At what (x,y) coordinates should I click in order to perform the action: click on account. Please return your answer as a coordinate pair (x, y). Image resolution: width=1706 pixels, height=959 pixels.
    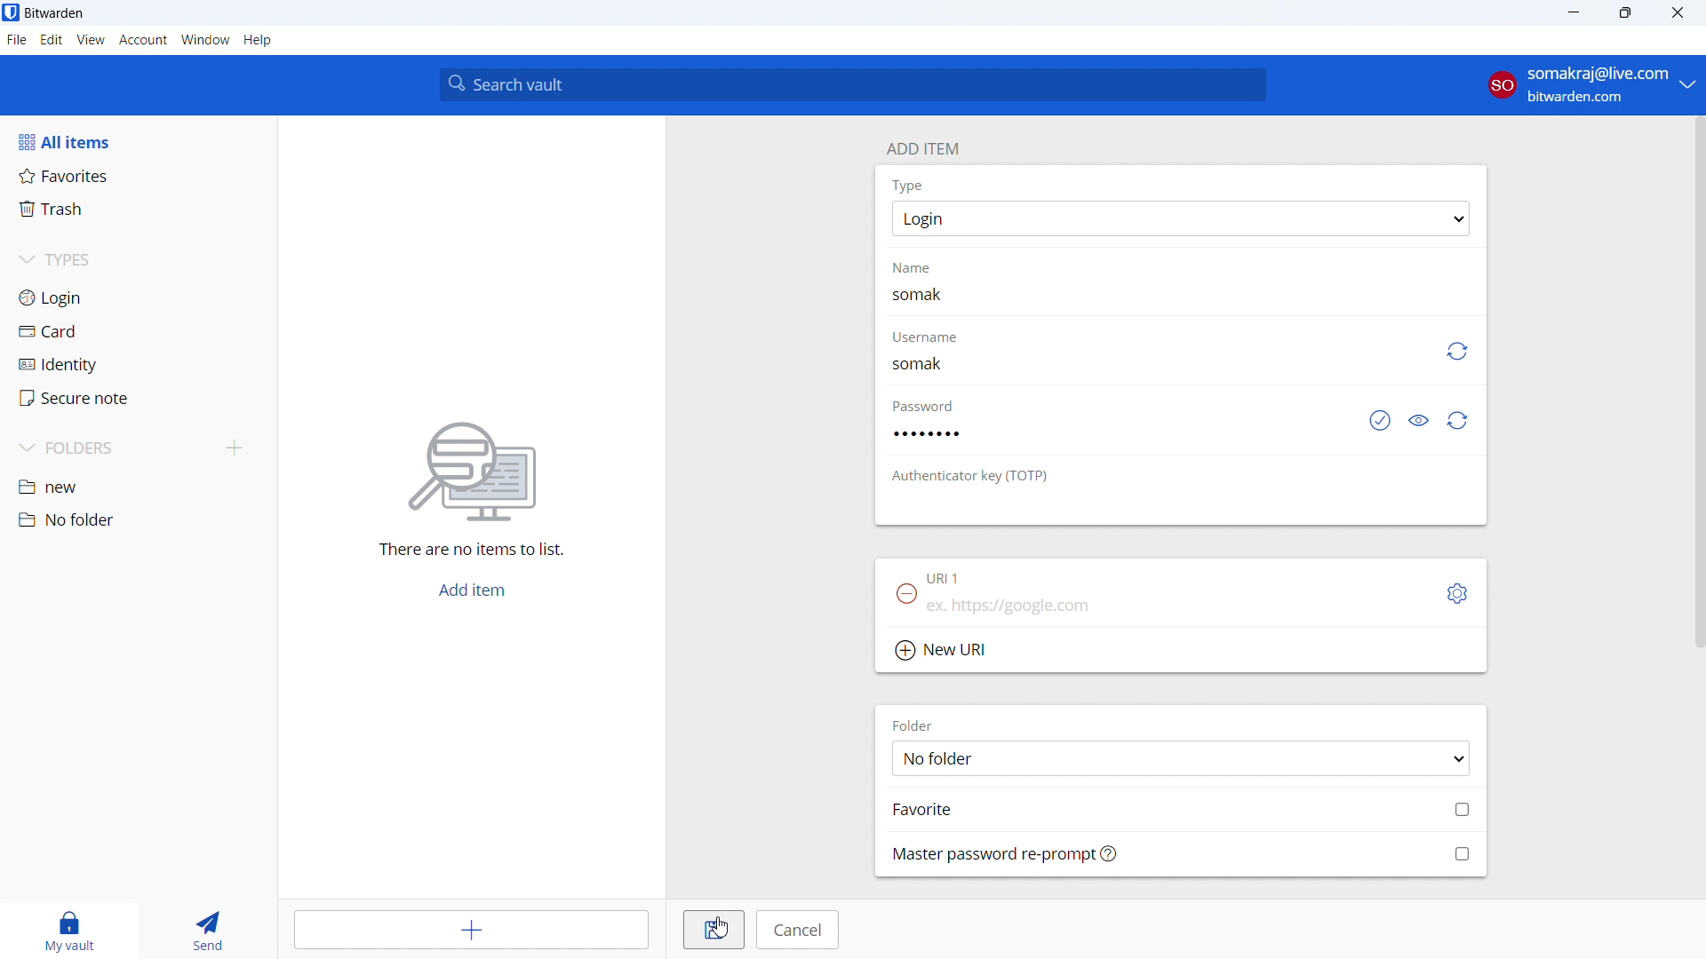
    Looking at the image, I should click on (1590, 85).